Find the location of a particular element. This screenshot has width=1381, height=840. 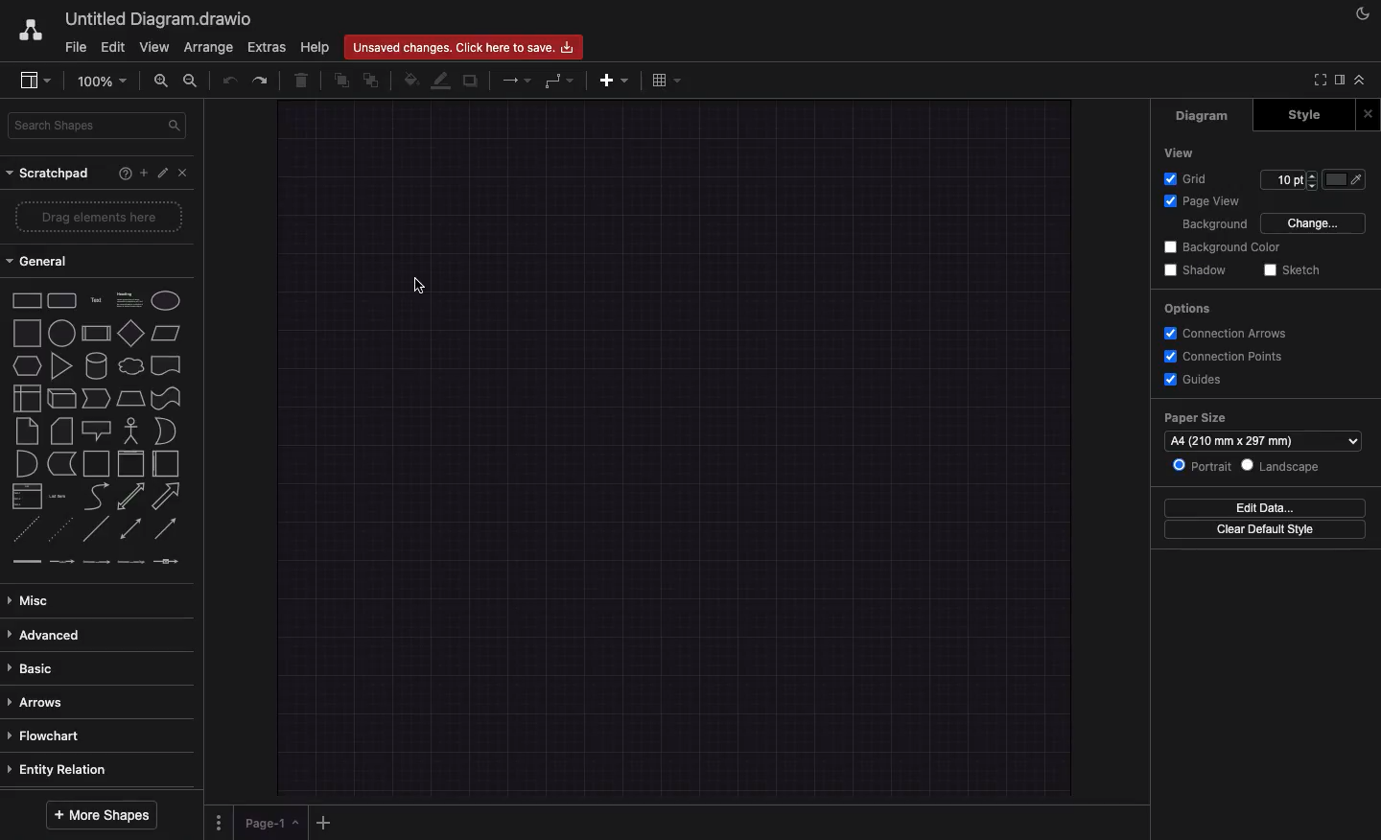

Mouse is located at coordinates (418, 282).